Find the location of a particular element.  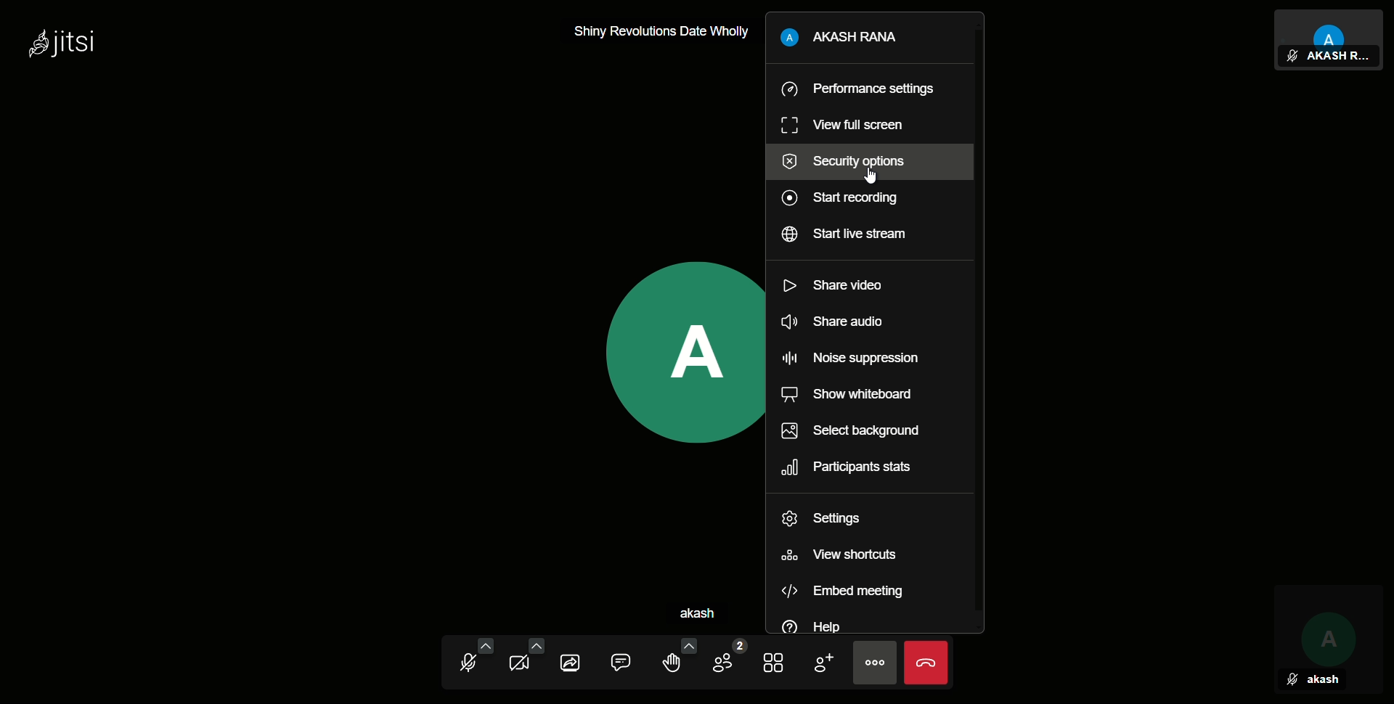

open chat is located at coordinates (629, 660).